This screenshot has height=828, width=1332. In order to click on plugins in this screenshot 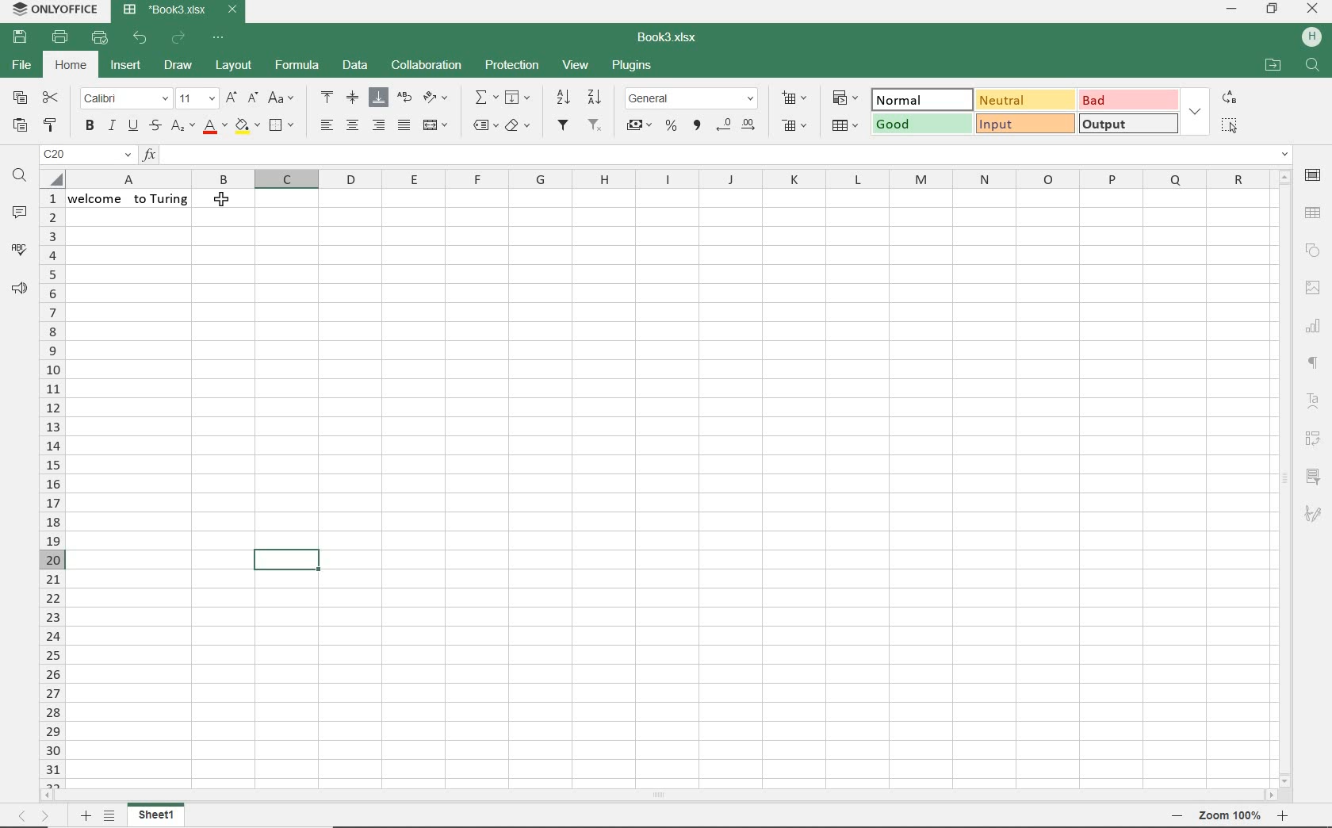, I will do `click(633, 66)`.